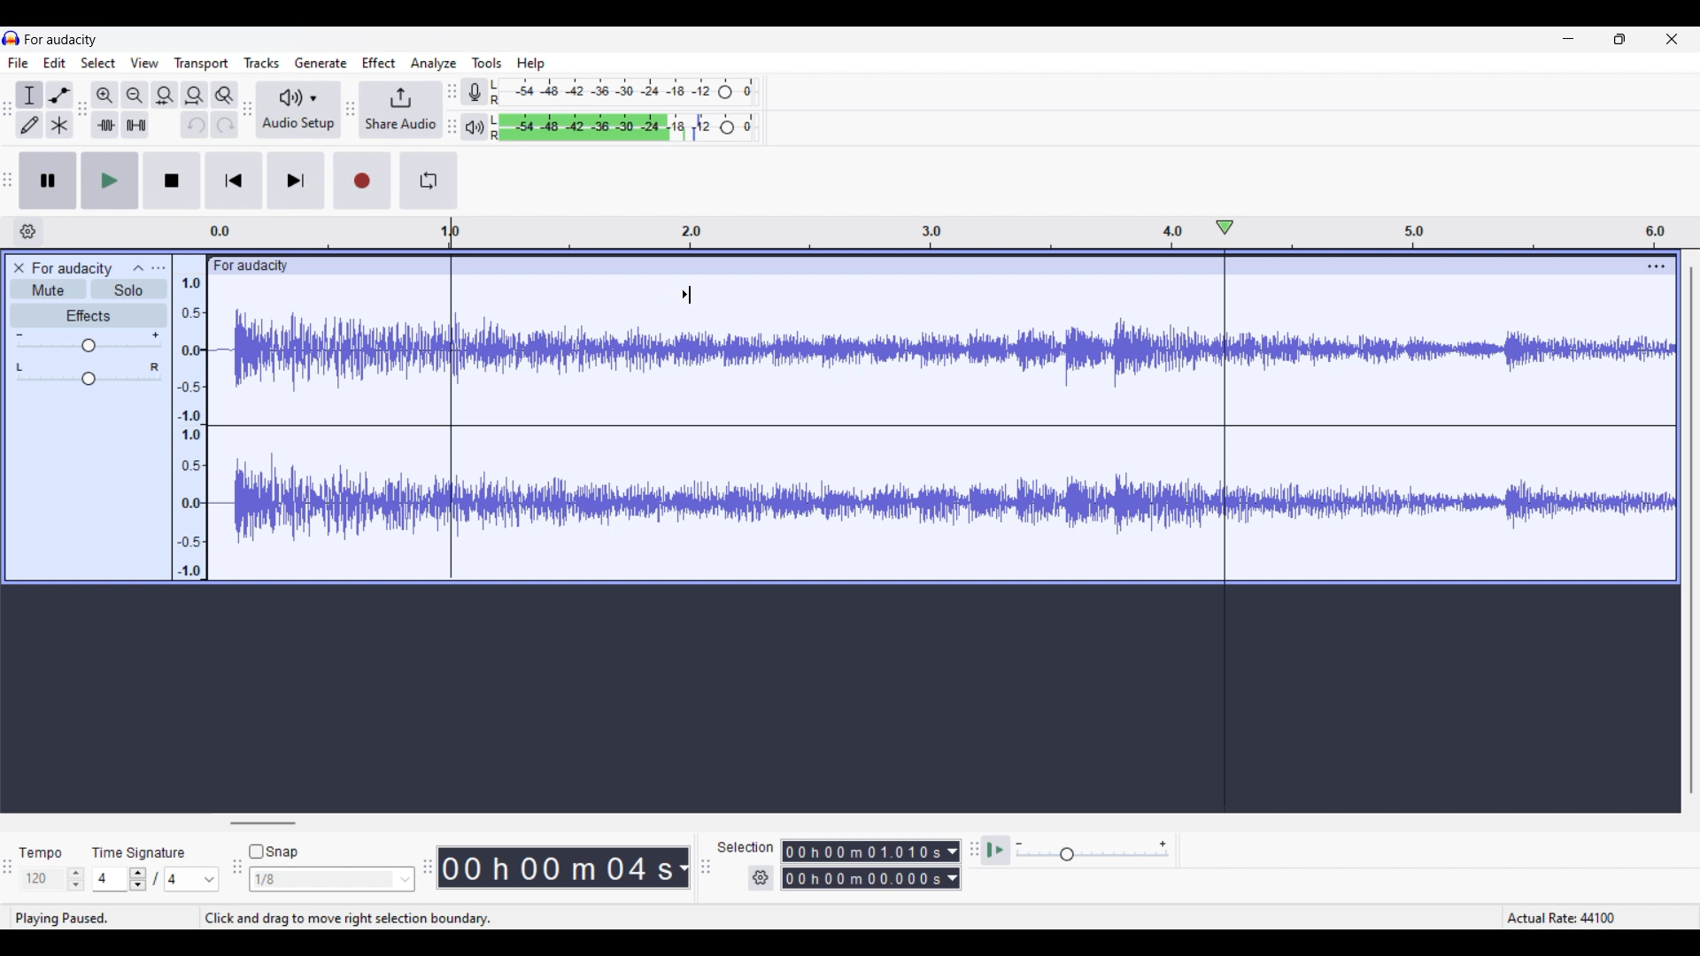  I want to click on Enable looping, so click(429, 181).